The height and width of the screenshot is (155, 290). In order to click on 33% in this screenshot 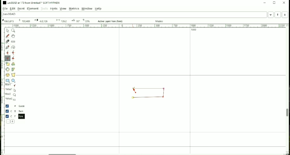, I will do `click(87, 20)`.